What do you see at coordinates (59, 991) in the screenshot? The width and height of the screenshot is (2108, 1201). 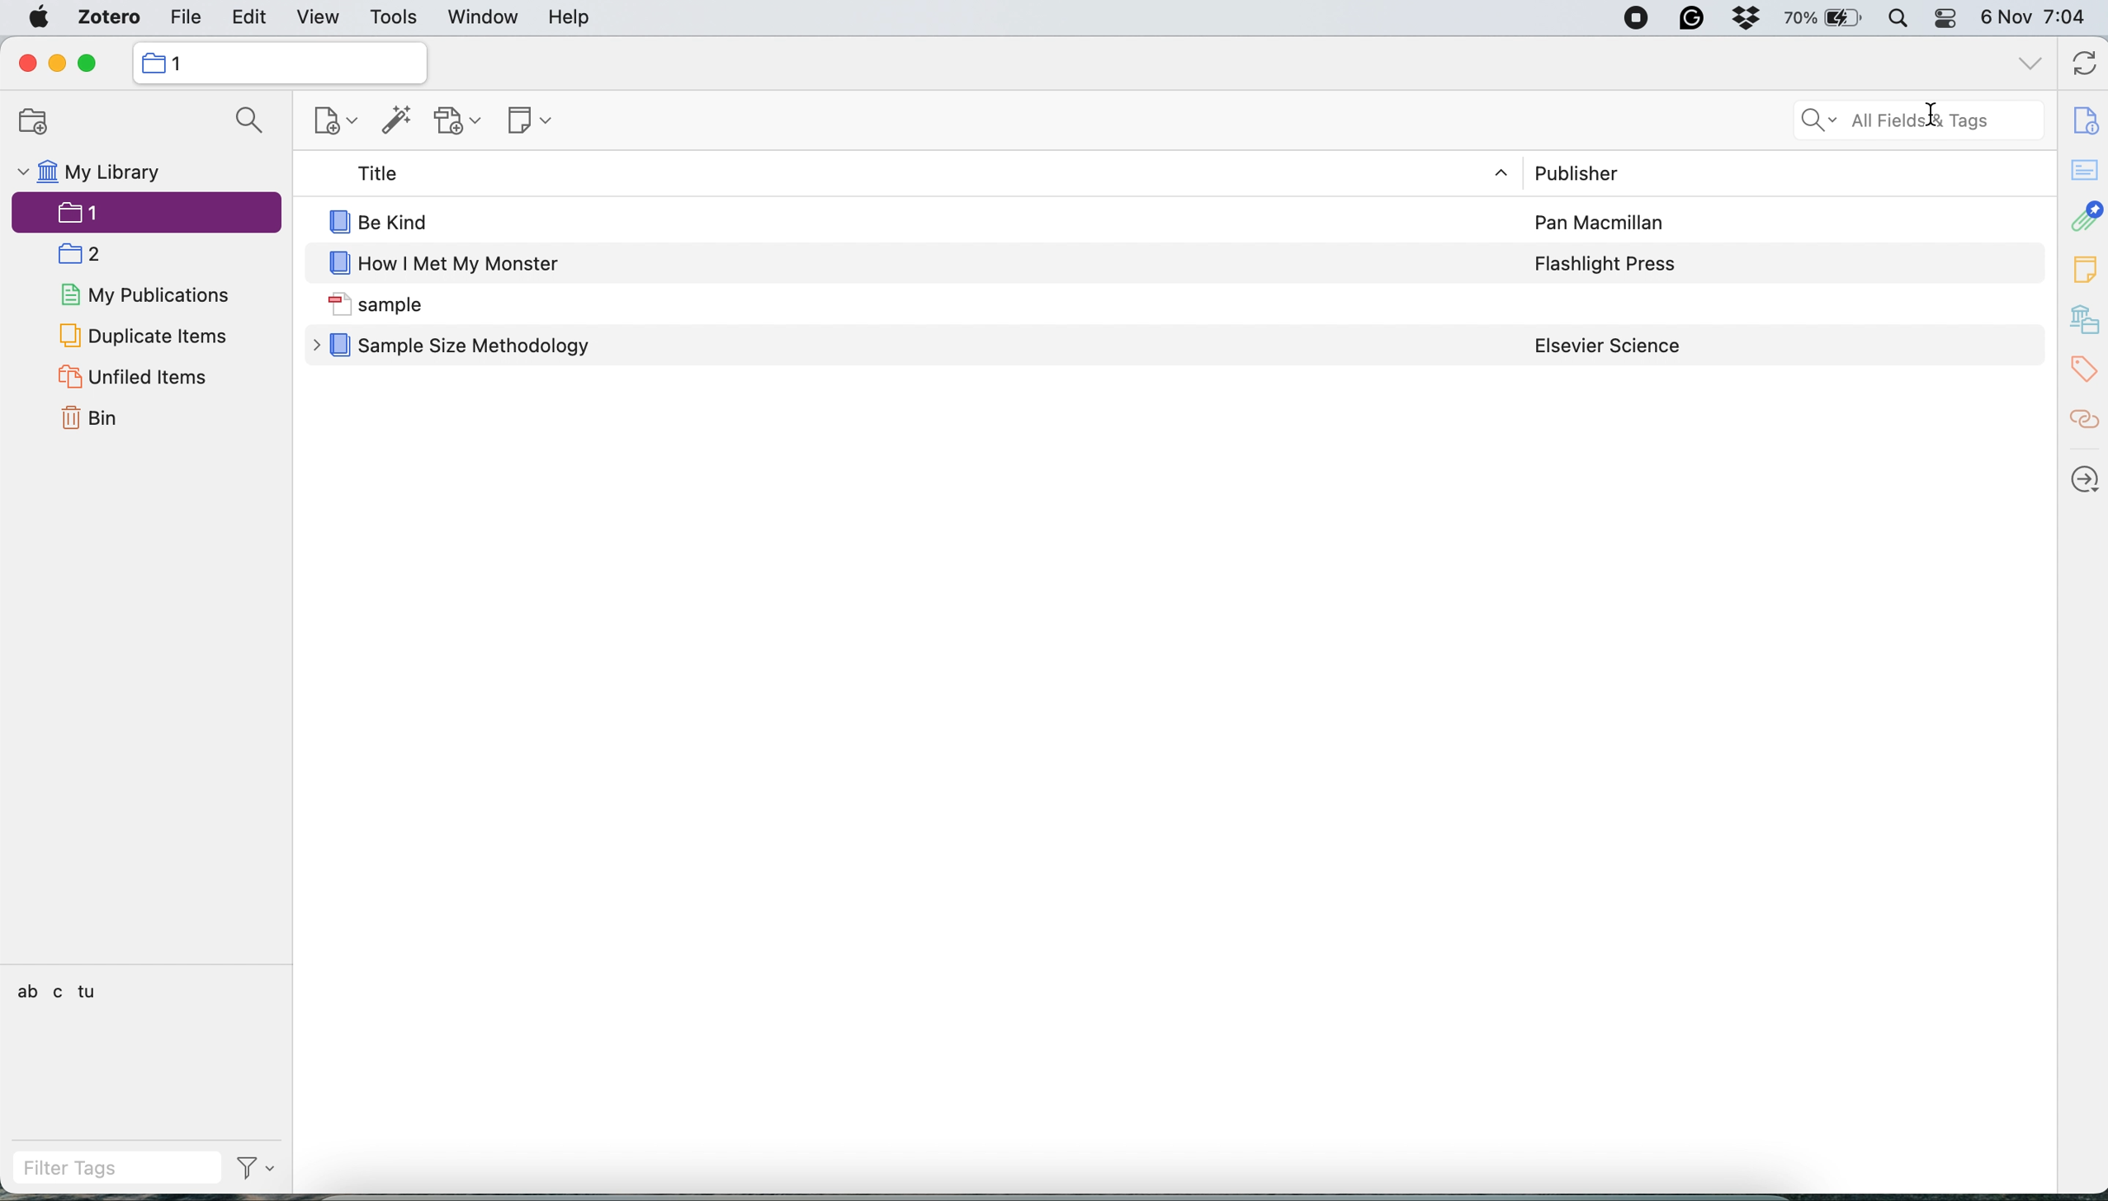 I see `ab c tu` at bounding box center [59, 991].